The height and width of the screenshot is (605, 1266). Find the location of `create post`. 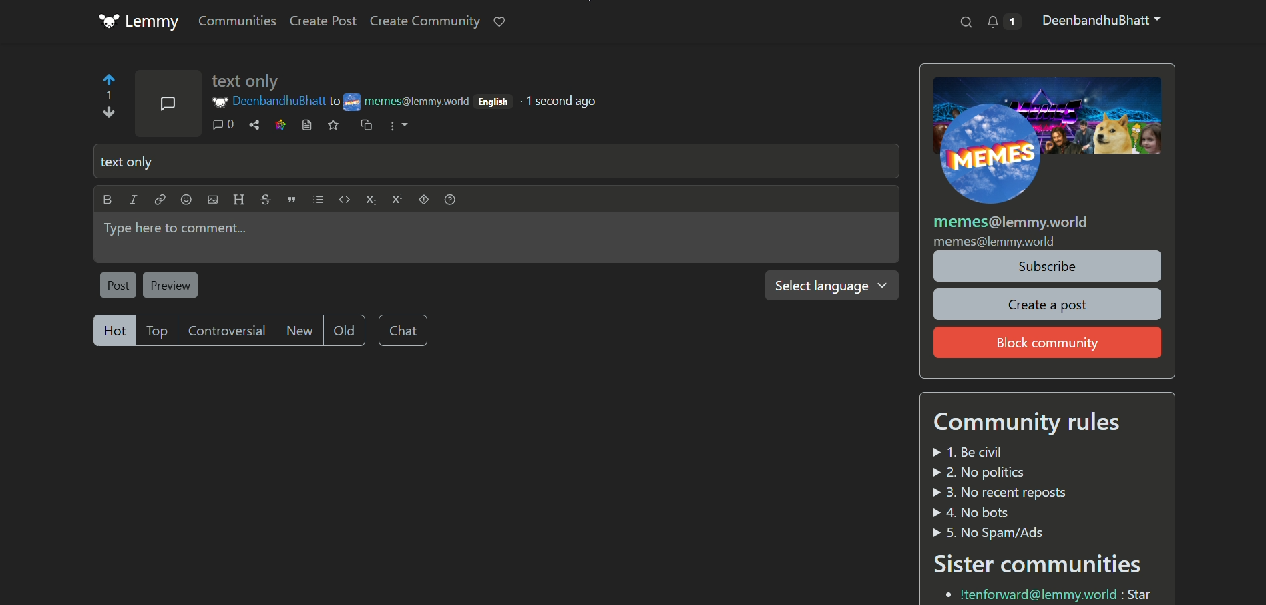

create post is located at coordinates (323, 21).